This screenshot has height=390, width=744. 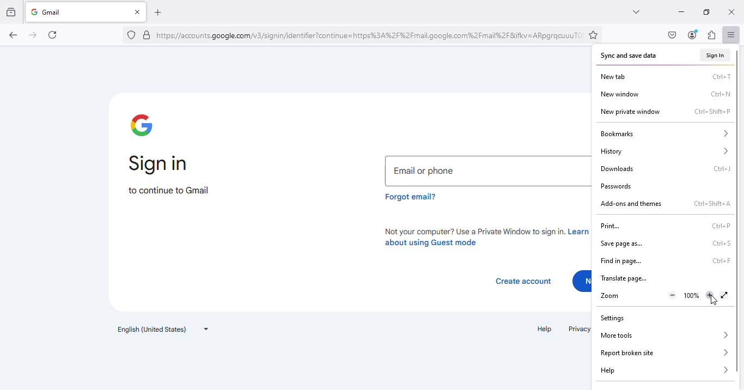 What do you see at coordinates (664, 352) in the screenshot?
I see `report broken site` at bounding box center [664, 352].